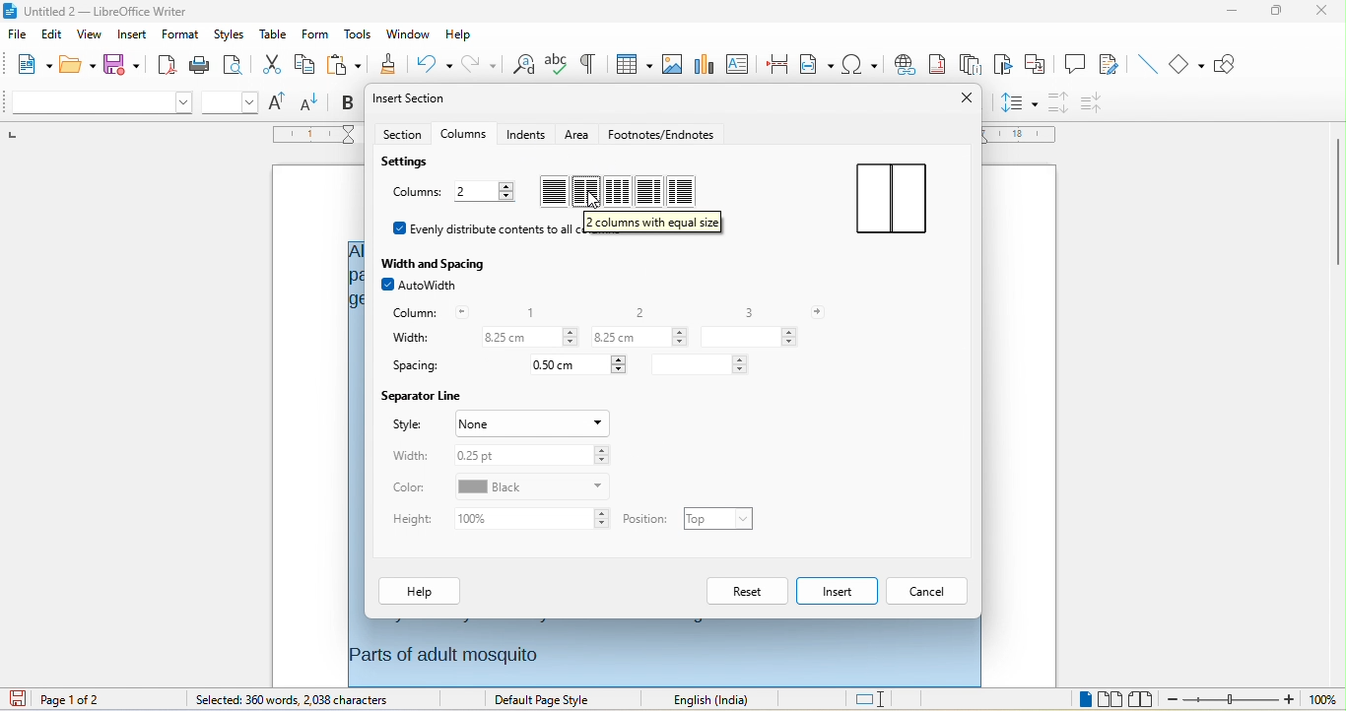  Describe the element at coordinates (411, 162) in the screenshot. I see `settings` at that location.